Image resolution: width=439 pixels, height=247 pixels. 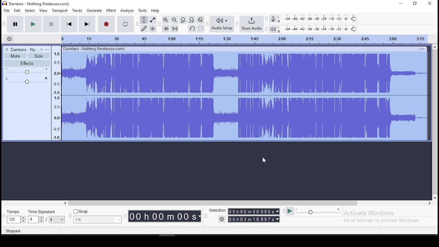 I want to click on zoom toggle, so click(x=200, y=20).